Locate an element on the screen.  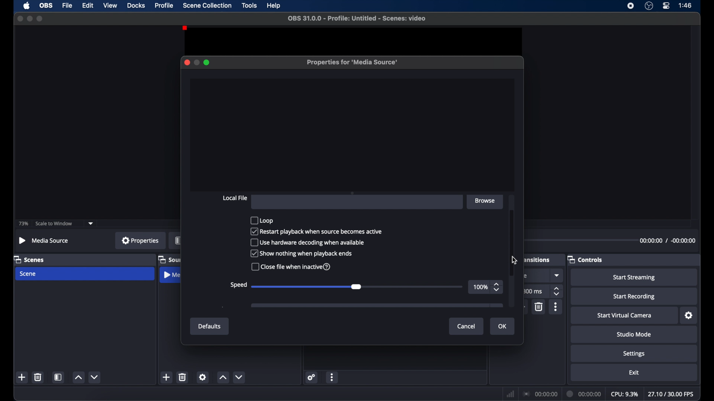
show nothing when playback ends is located at coordinates (301, 254).